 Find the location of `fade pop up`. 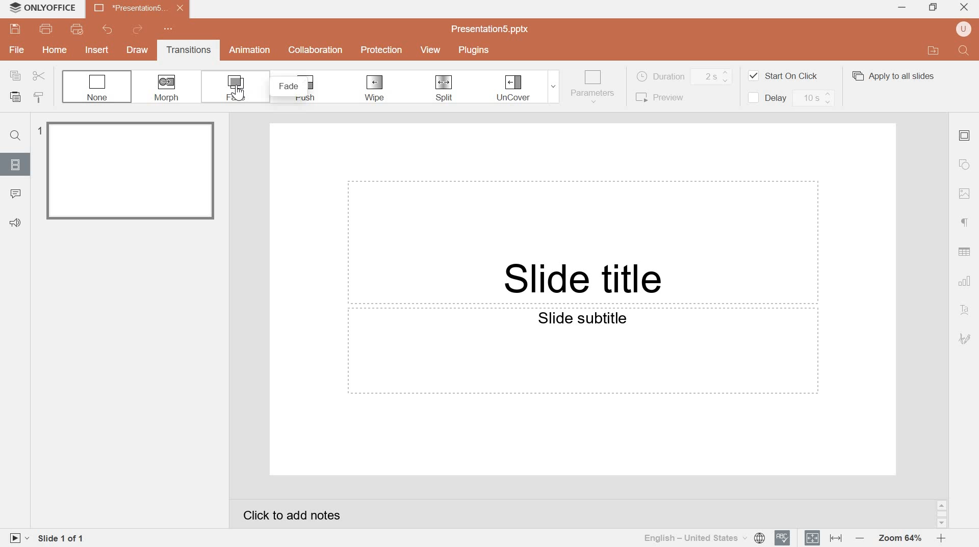

fade pop up is located at coordinates (288, 86).